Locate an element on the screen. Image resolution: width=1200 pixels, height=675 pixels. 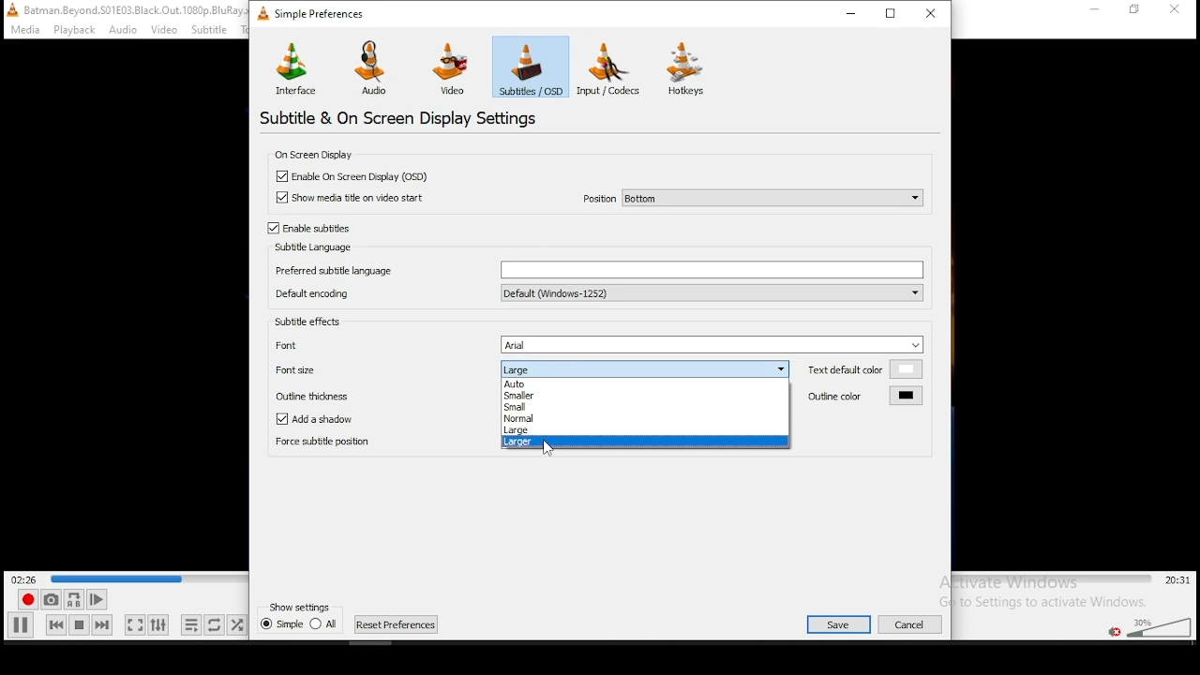
font Arial is located at coordinates (594, 344).